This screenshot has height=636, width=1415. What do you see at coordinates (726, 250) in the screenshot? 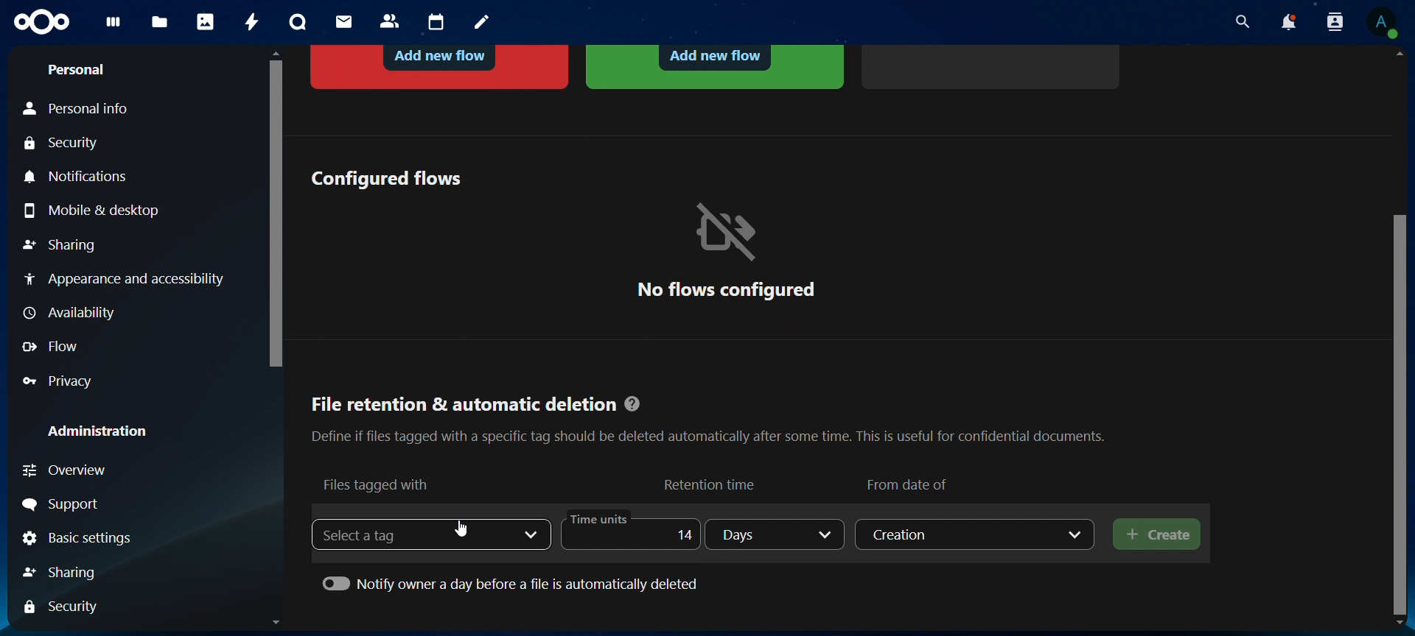
I see `no flows configured` at bounding box center [726, 250].